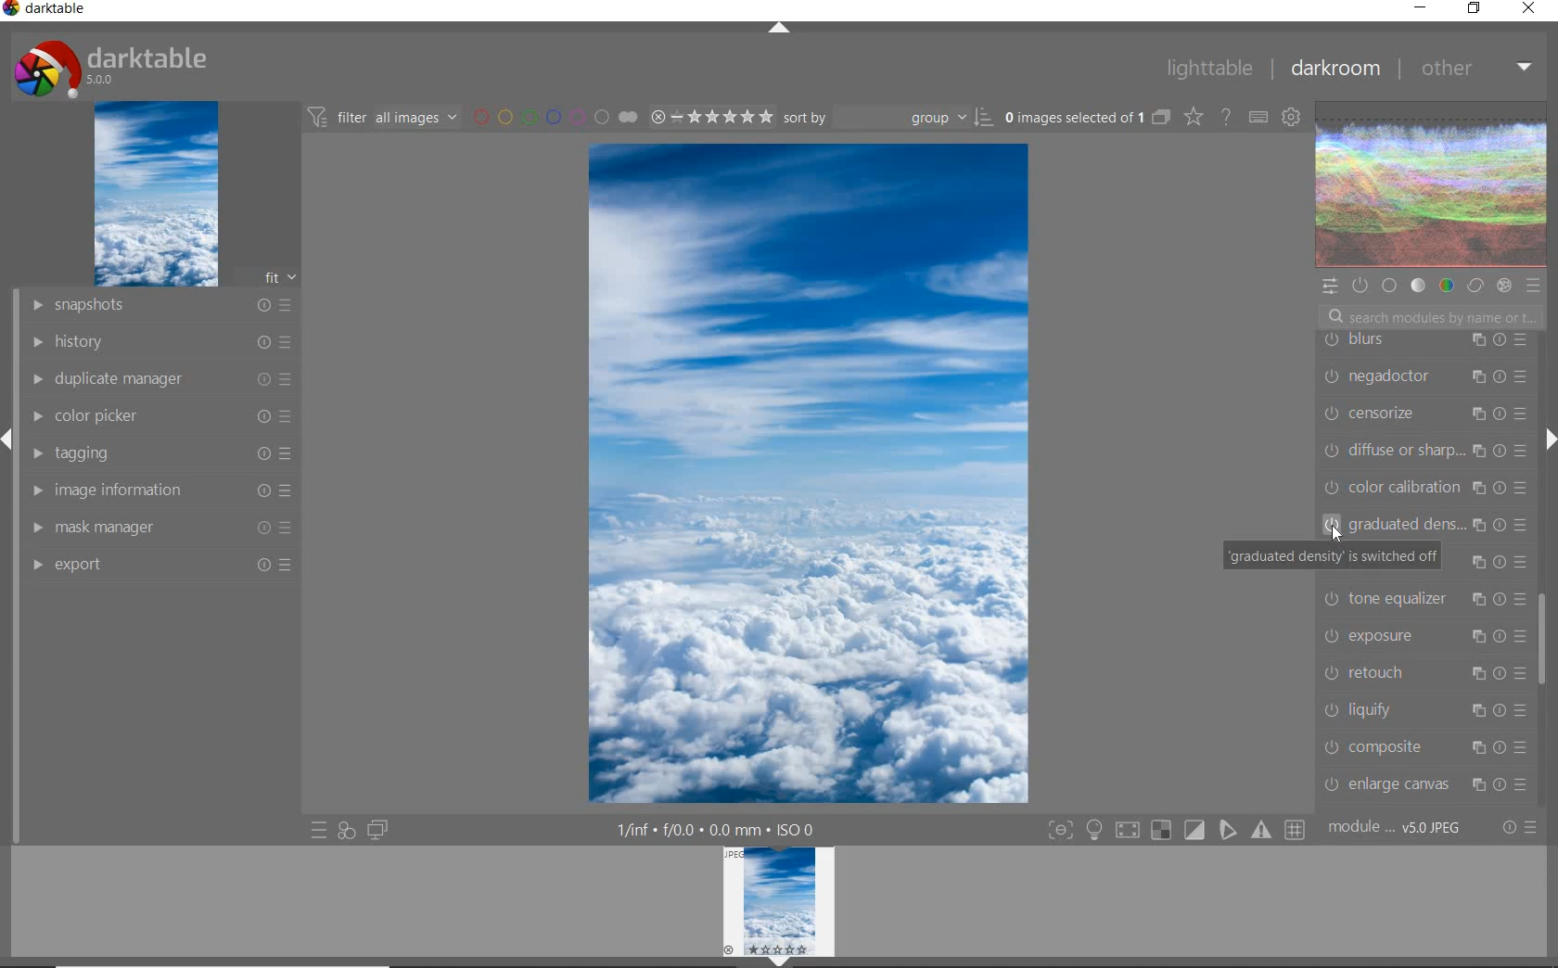 The image size is (1558, 968). Describe the element at coordinates (1431, 317) in the screenshot. I see `SEARCH MODULES` at that location.